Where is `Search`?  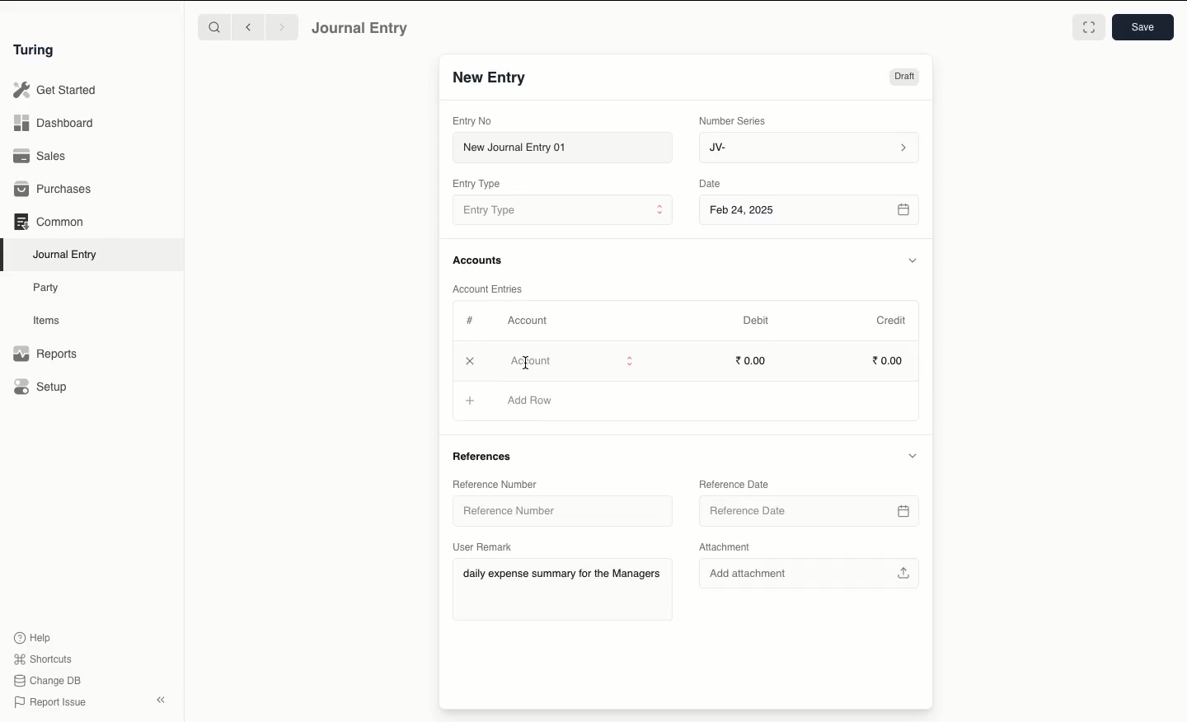
Search is located at coordinates (213, 26).